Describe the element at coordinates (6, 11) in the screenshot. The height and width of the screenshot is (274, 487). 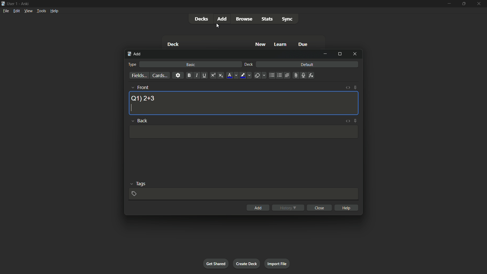
I see `file menu` at that location.